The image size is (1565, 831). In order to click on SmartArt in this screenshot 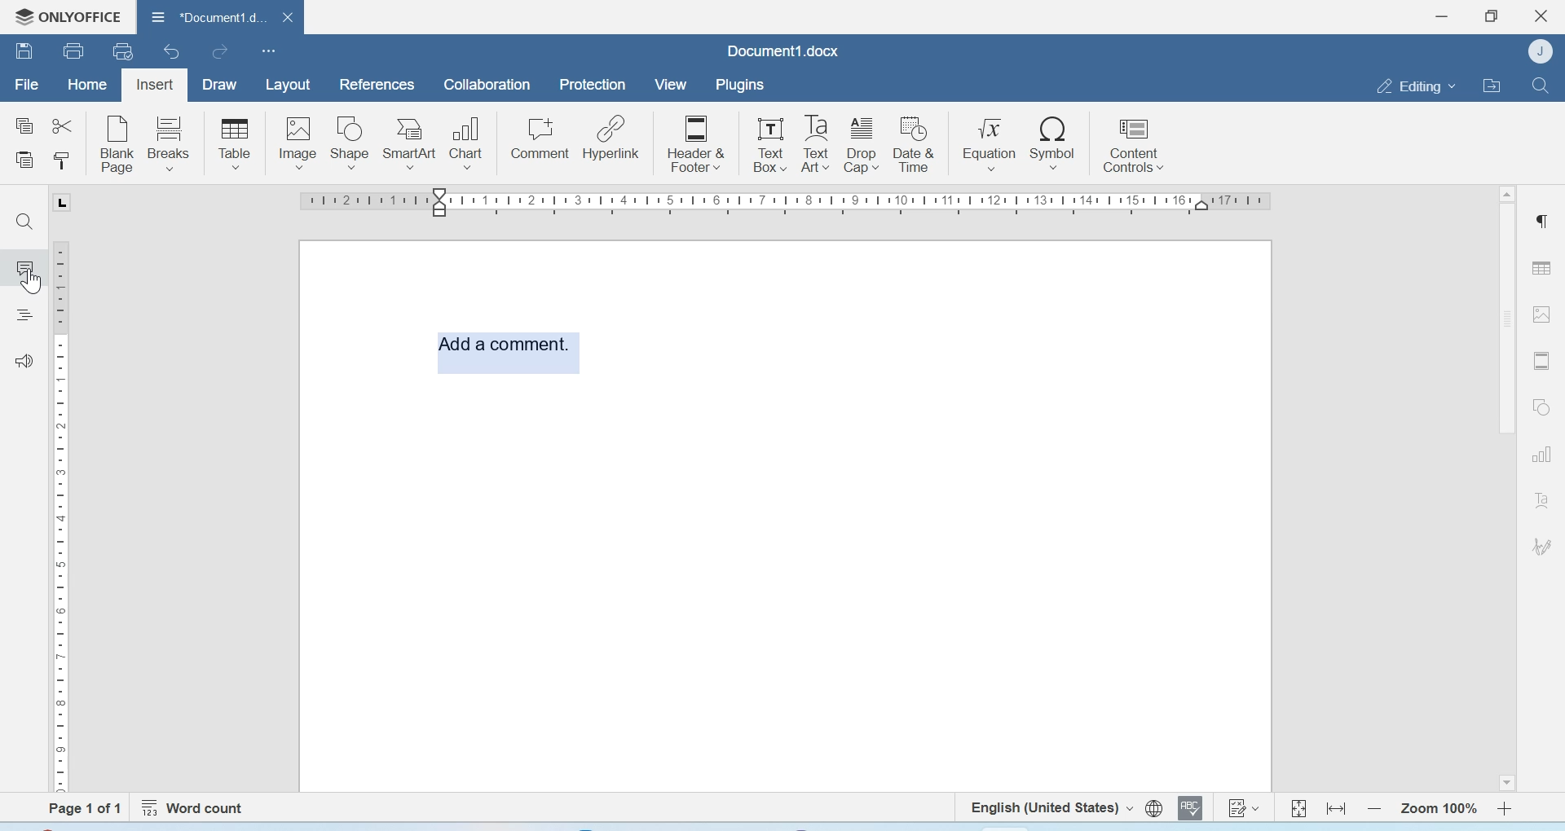, I will do `click(410, 143)`.